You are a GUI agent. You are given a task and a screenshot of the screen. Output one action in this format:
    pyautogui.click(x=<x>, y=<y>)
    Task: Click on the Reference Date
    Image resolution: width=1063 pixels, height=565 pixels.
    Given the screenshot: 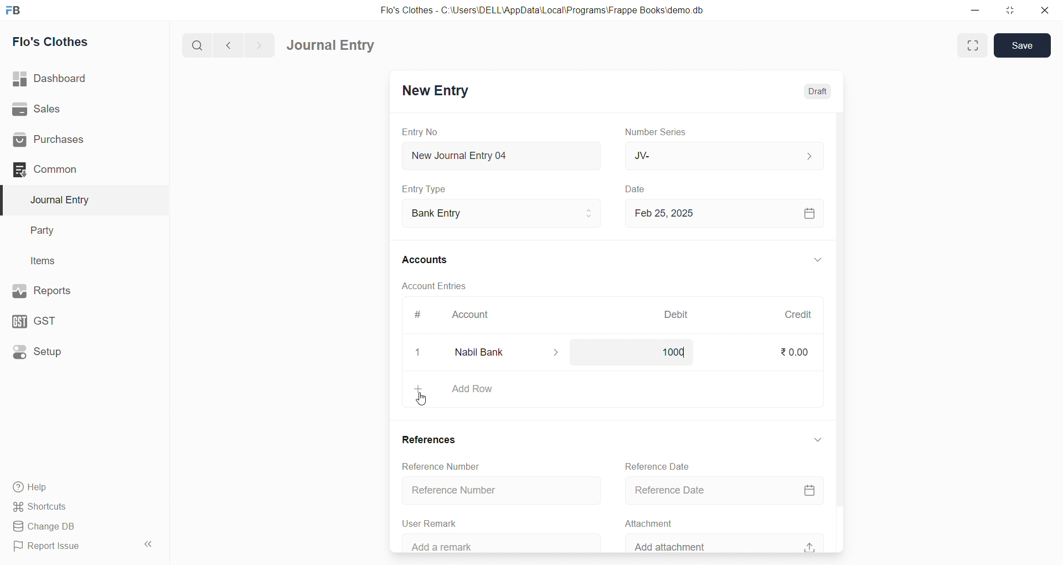 What is the action you would take?
    pyautogui.click(x=721, y=491)
    